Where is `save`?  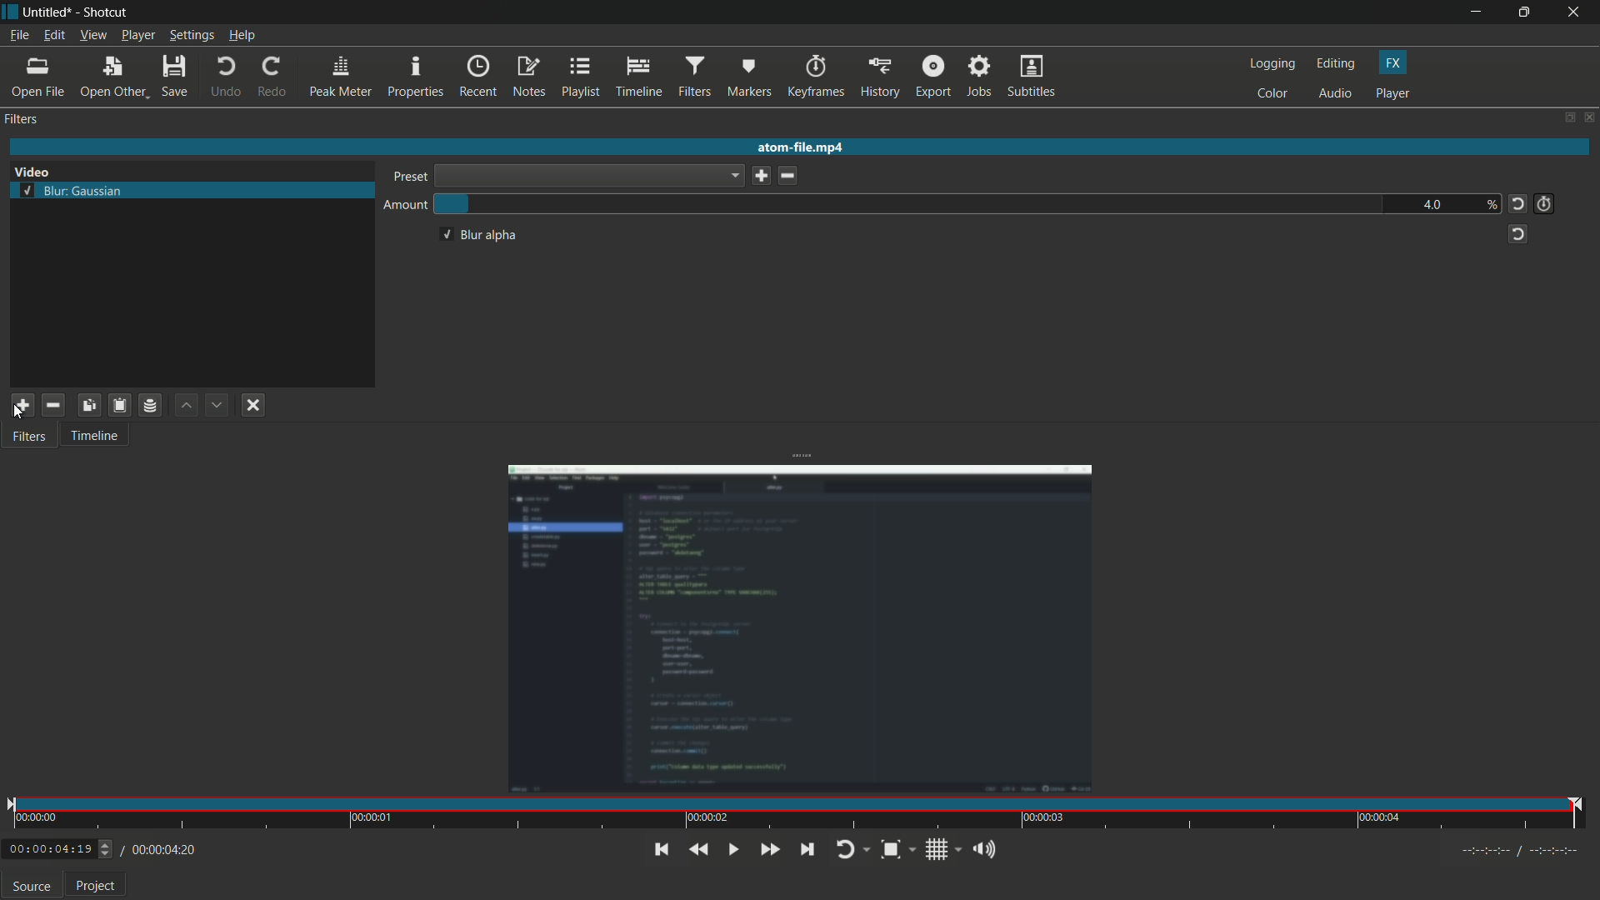
save is located at coordinates (761, 175).